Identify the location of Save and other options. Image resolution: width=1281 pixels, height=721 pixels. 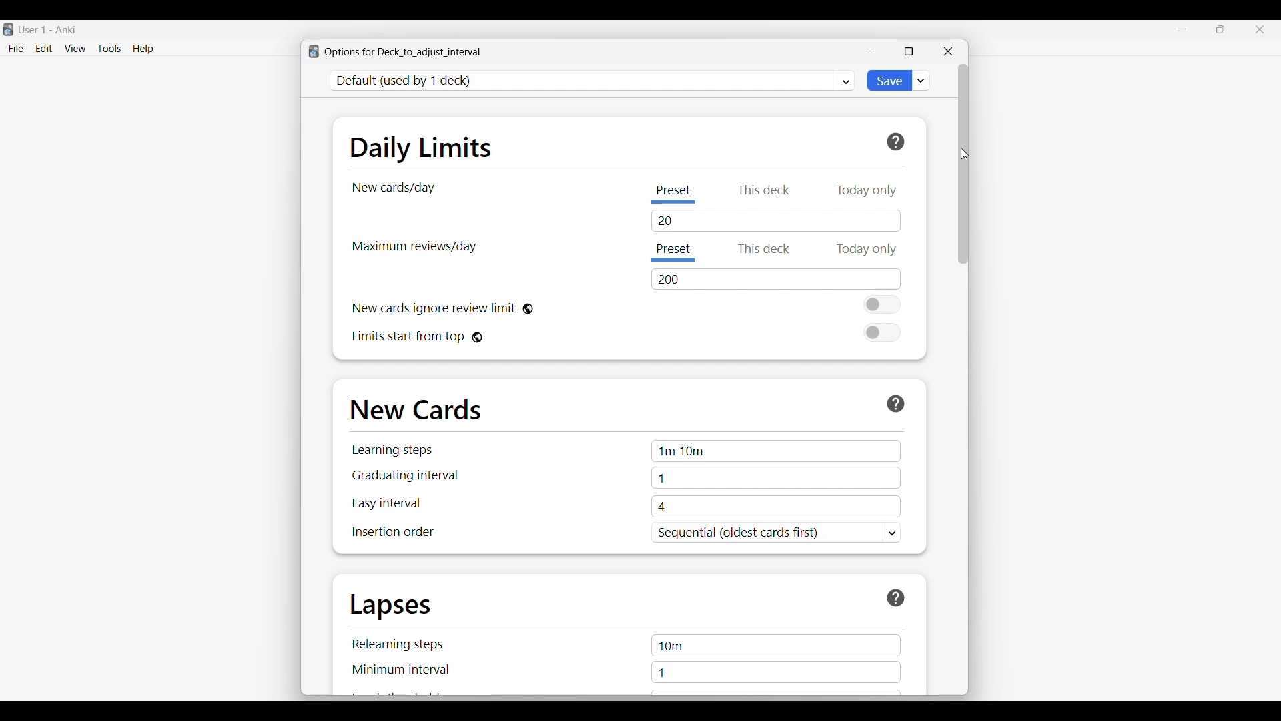
(922, 81).